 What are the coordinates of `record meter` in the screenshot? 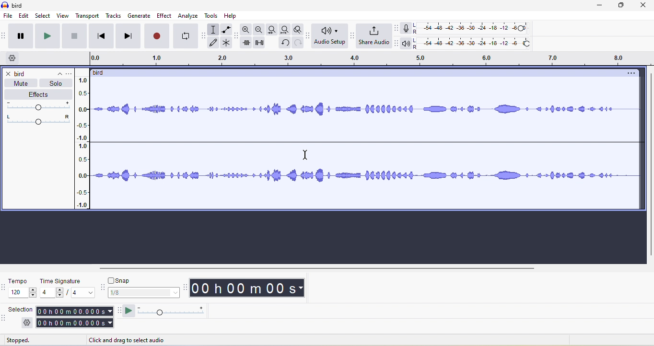 It's located at (406, 28).